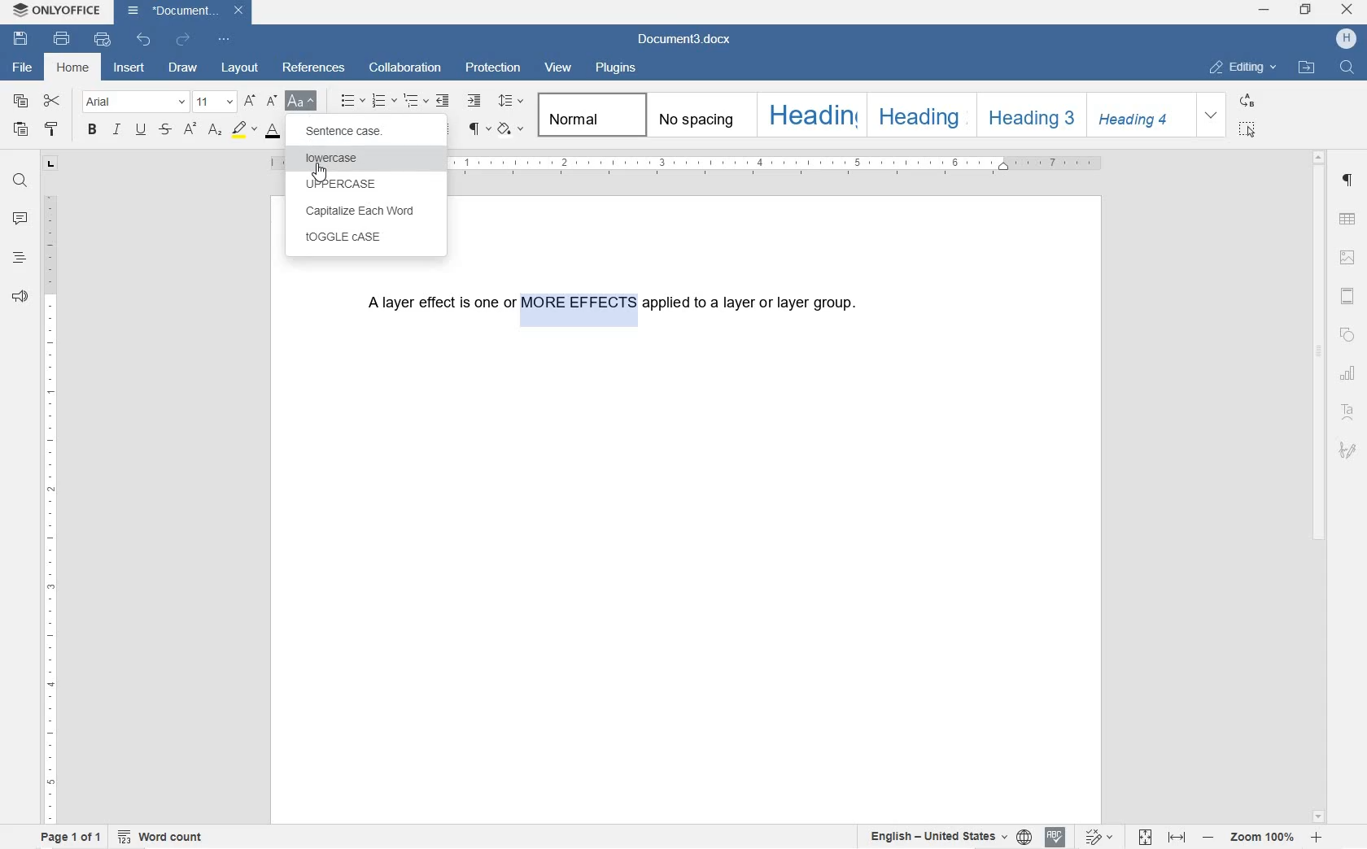  Describe the element at coordinates (141, 130) in the screenshot. I see `UNDERLINE` at that location.